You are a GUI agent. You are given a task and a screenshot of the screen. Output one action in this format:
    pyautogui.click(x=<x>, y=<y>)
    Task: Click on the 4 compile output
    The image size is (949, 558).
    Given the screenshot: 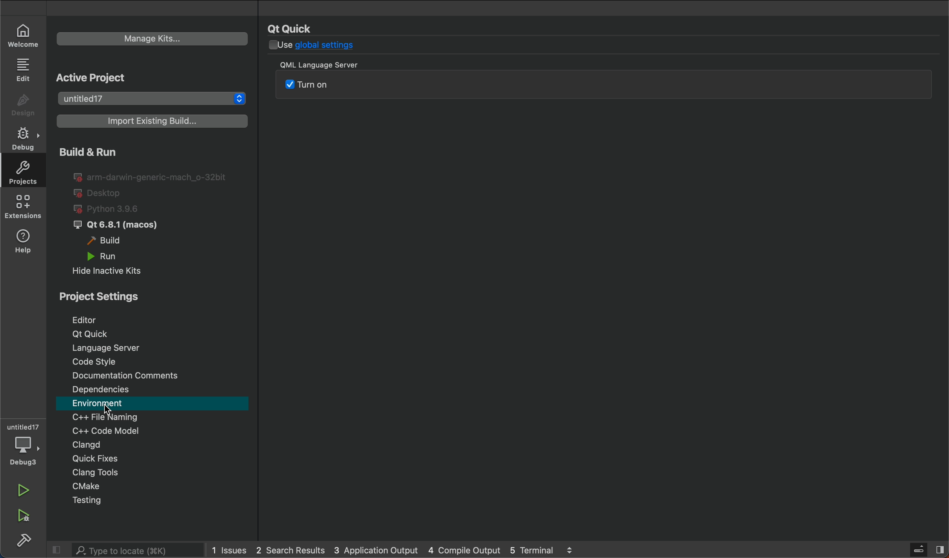 What is the action you would take?
    pyautogui.click(x=464, y=549)
    